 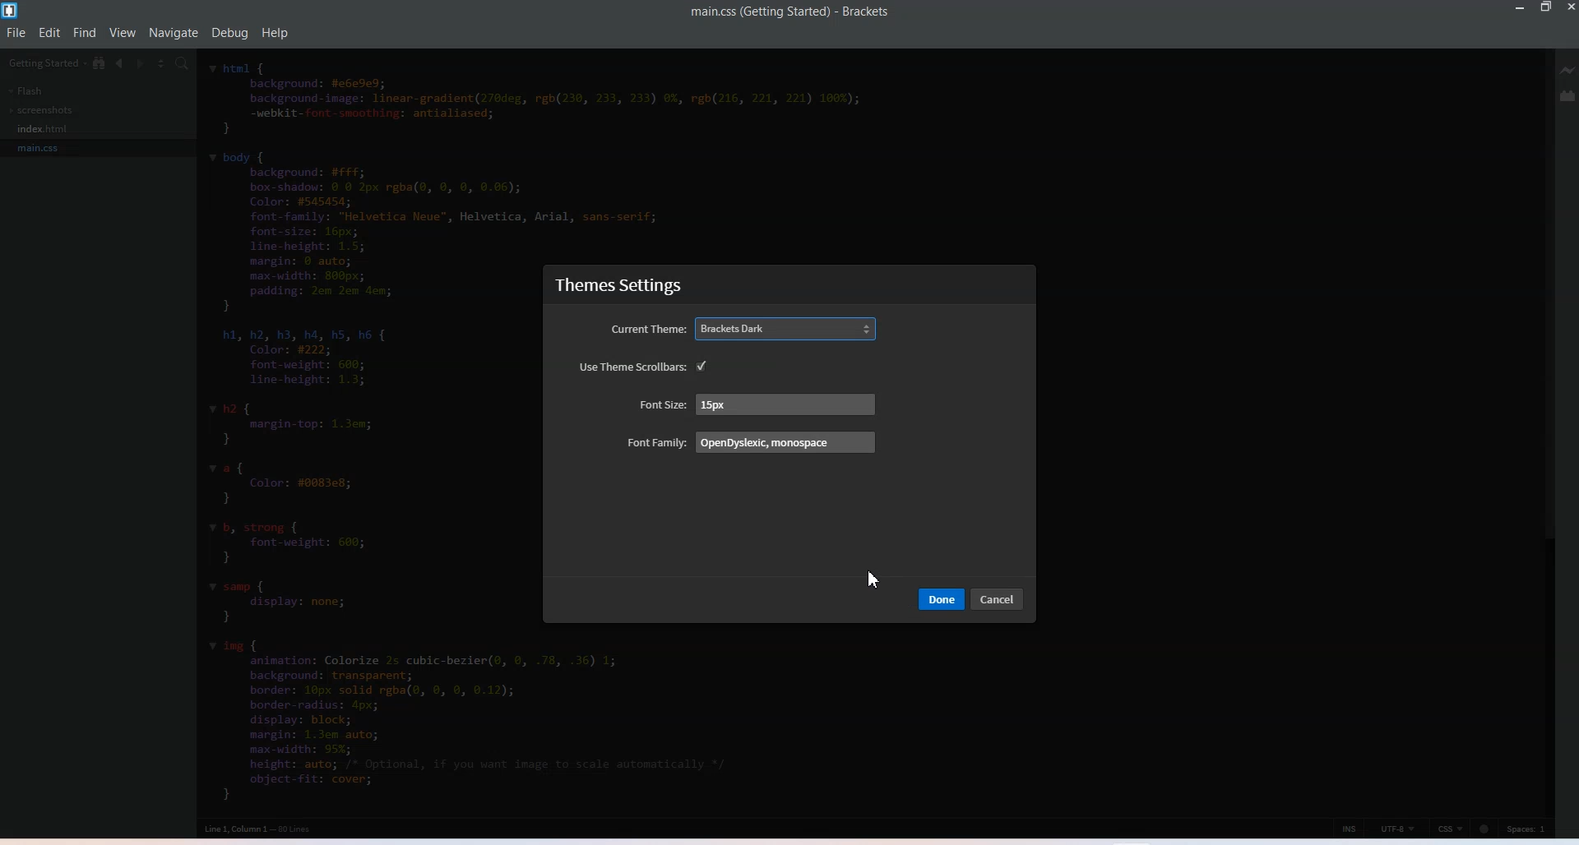 I want to click on Cursor, so click(x=873, y=578).